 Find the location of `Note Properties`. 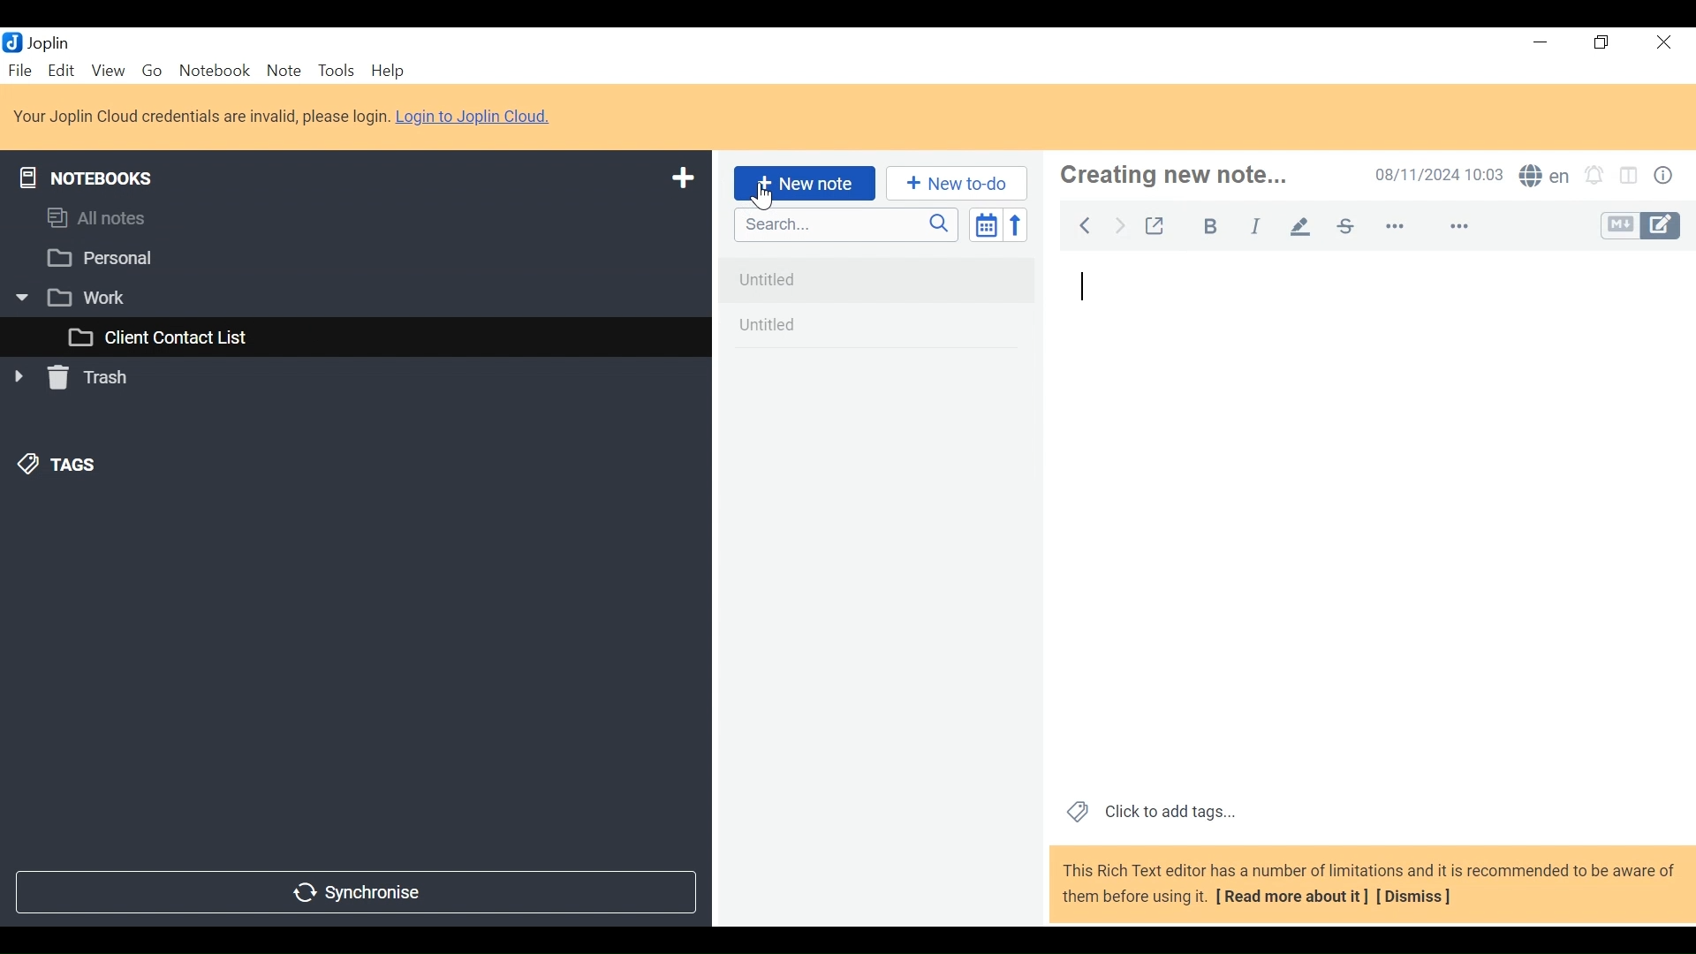

Note Properties is located at coordinates (1663, 174).